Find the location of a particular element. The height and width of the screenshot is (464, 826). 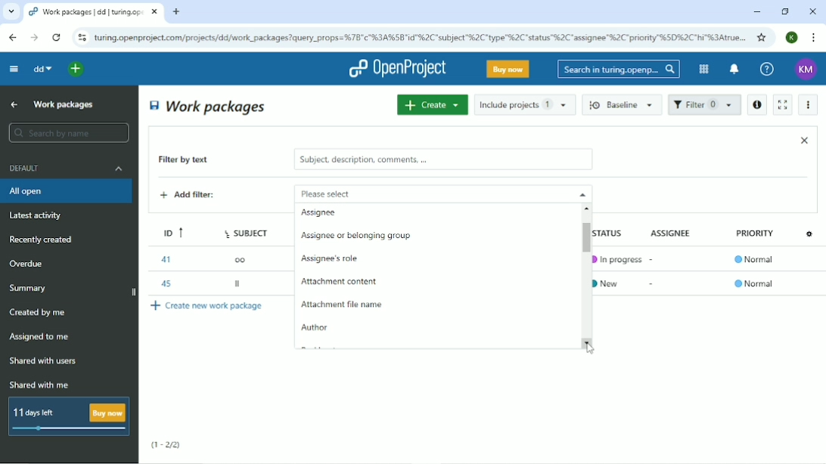

Reload this page is located at coordinates (56, 37).